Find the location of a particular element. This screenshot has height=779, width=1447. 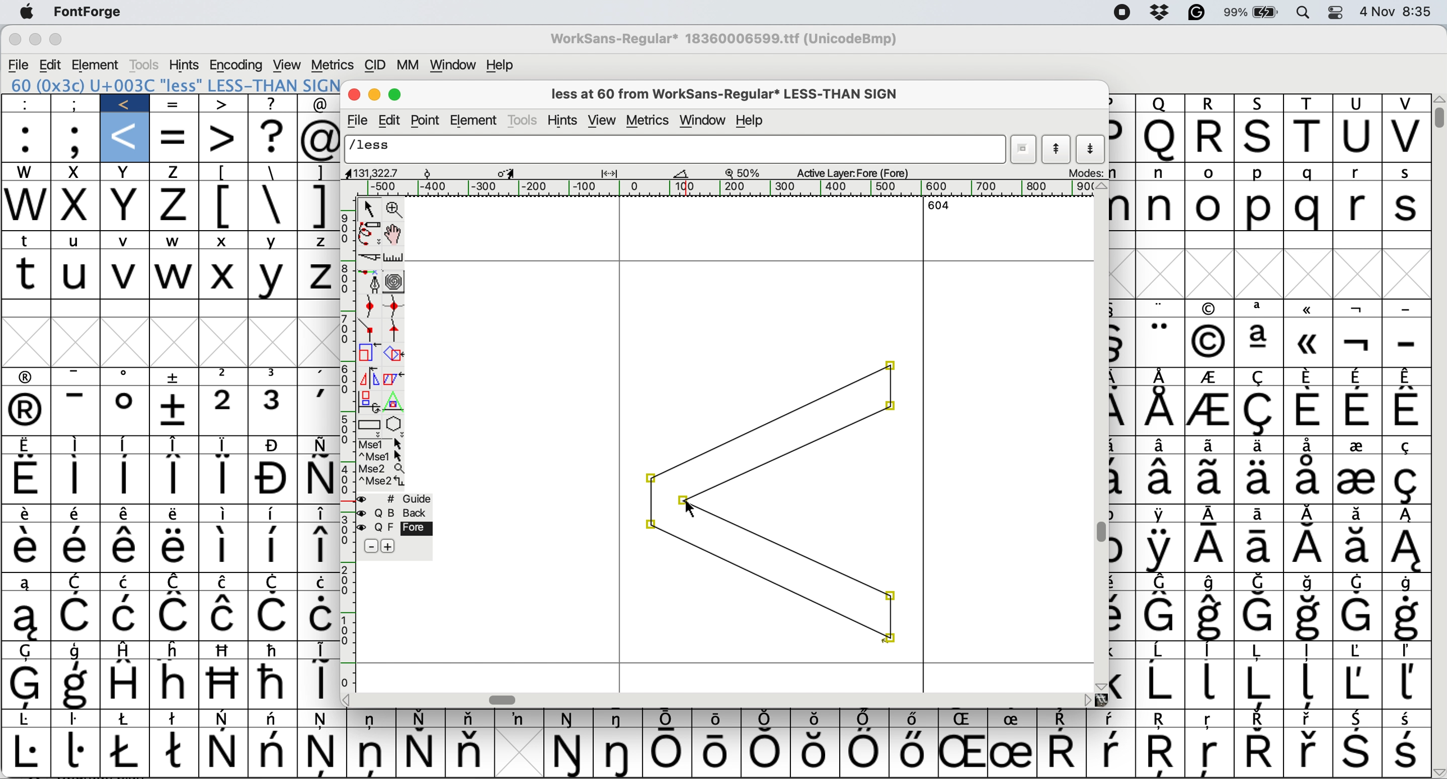

s is located at coordinates (1405, 173).